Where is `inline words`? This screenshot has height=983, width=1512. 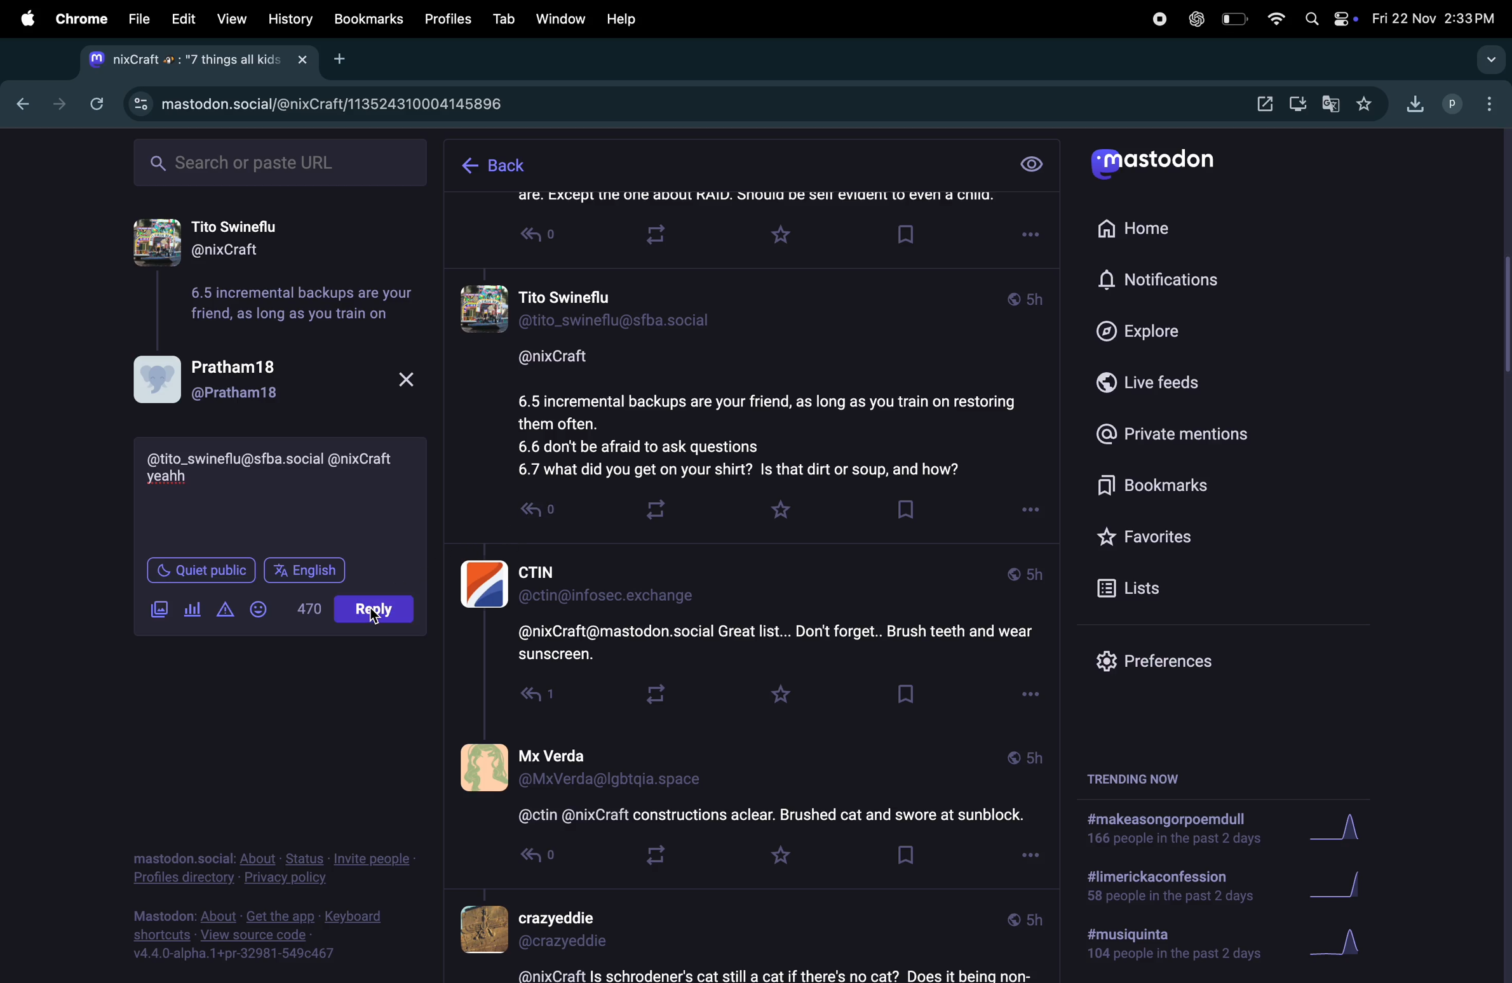
inline words is located at coordinates (309, 608).